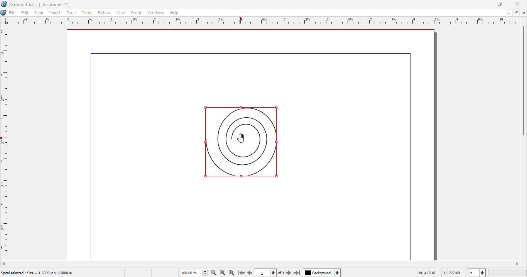 This screenshot has height=277, width=527. What do you see at coordinates (518, 4) in the screenshot?
I see `Close` at bounding box center [518, 4].